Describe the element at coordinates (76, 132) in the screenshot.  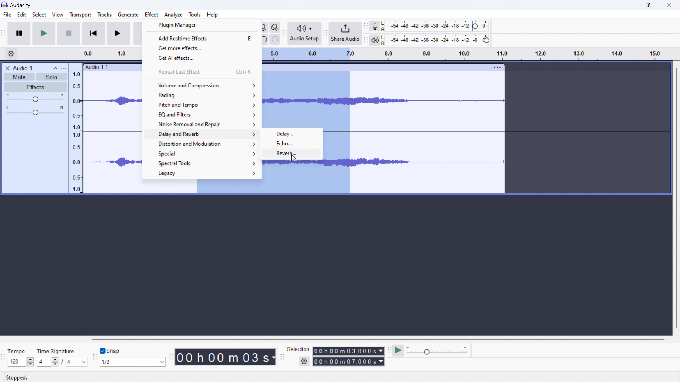
I see `amplitude` at that location.